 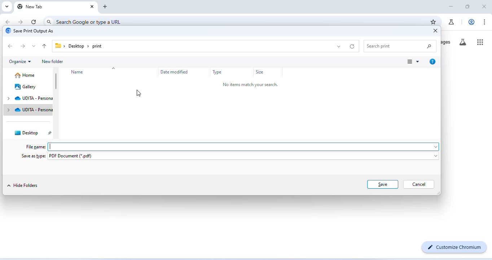 What do you see at coordinates (31, 7) in the screenshot?
I see `new tab` at bounding box center [31, 7].